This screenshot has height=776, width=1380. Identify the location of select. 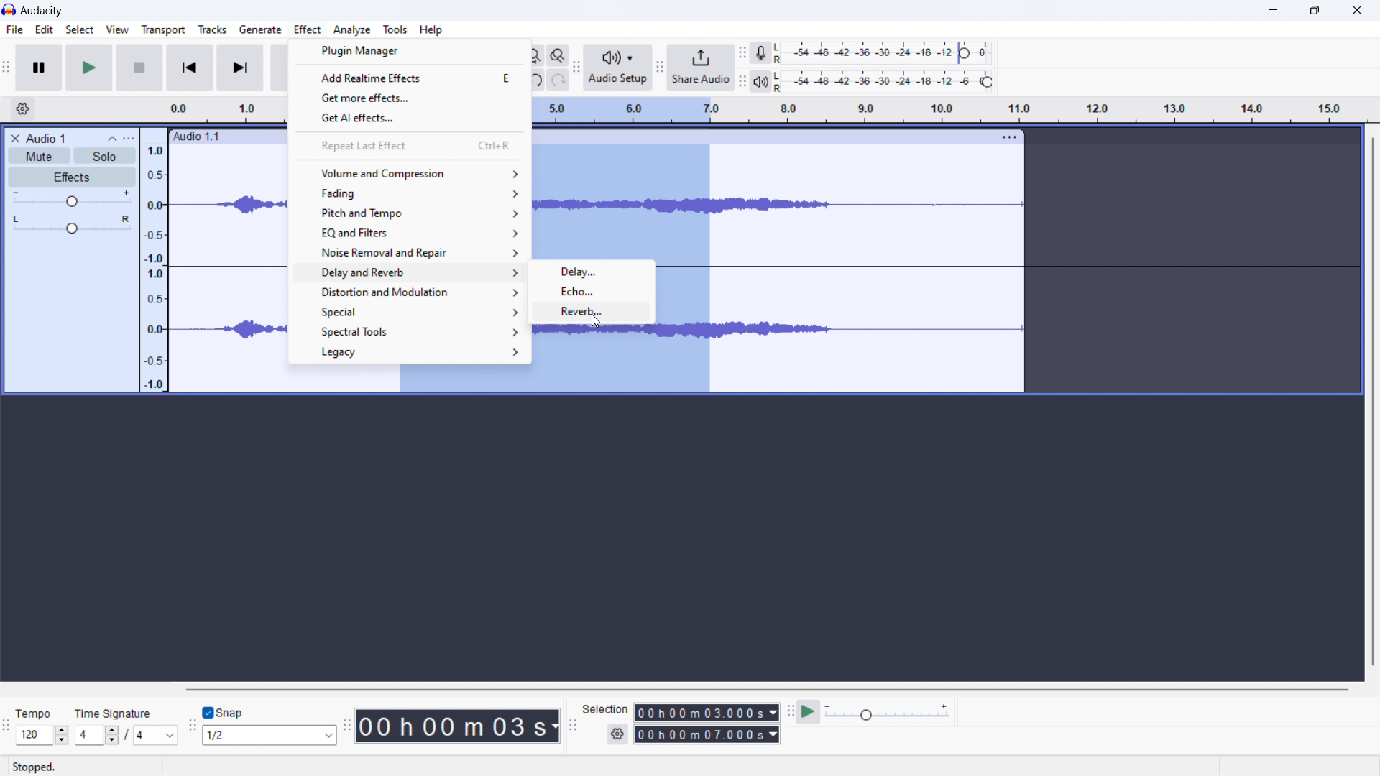
(79, 29).